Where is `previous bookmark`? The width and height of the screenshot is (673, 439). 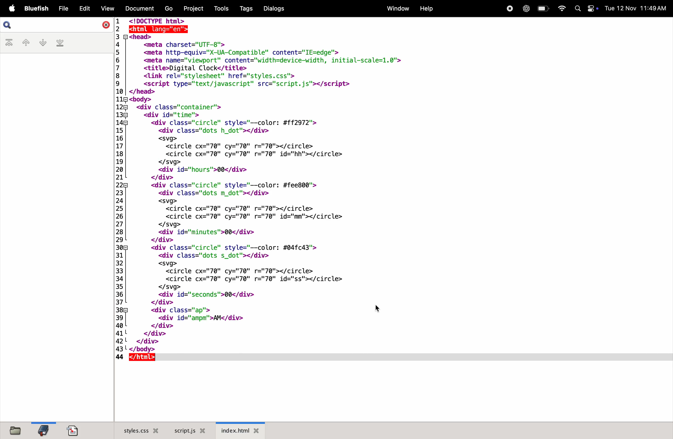 previous bookmark is located at coordinates (26, 42).